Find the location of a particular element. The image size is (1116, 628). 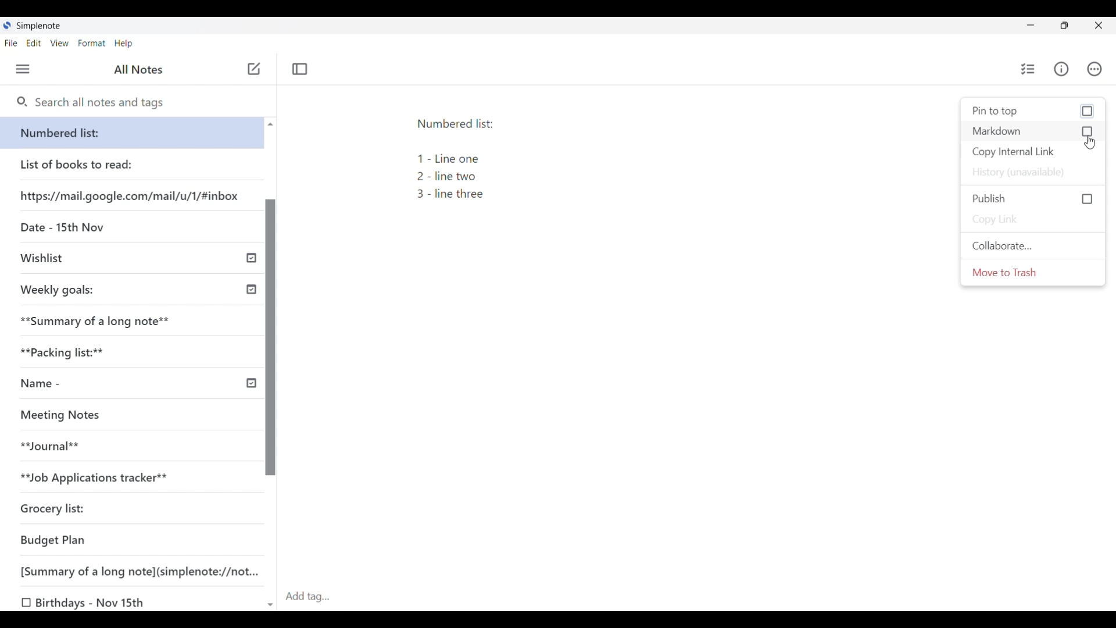

History is located at coordinates (1033, 172).